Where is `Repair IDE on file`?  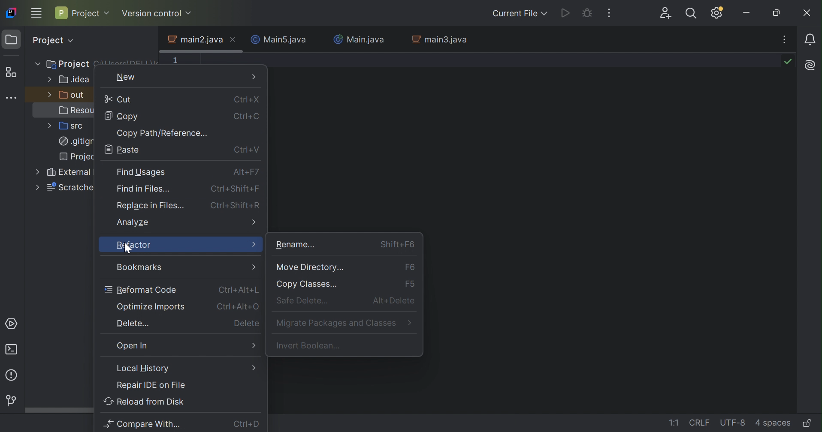
Repair IDE on file is located at coordinates (150, 385).